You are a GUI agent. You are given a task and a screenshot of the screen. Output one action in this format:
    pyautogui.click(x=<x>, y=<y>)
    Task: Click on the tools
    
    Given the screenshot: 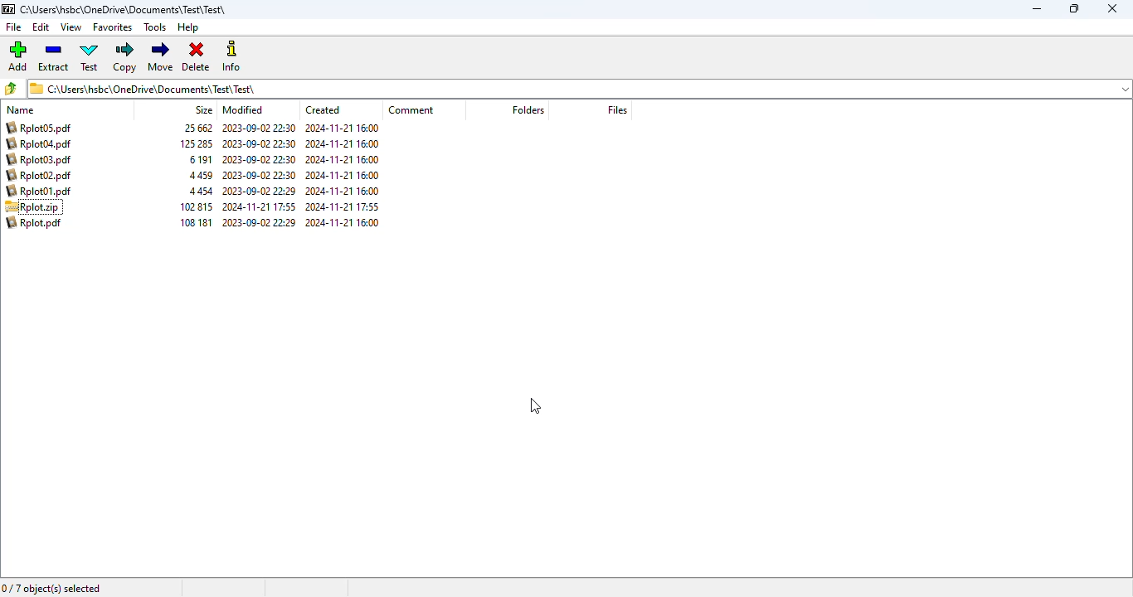 What is the action you would take?
    pyautogui.click(x=154, y=27)
    